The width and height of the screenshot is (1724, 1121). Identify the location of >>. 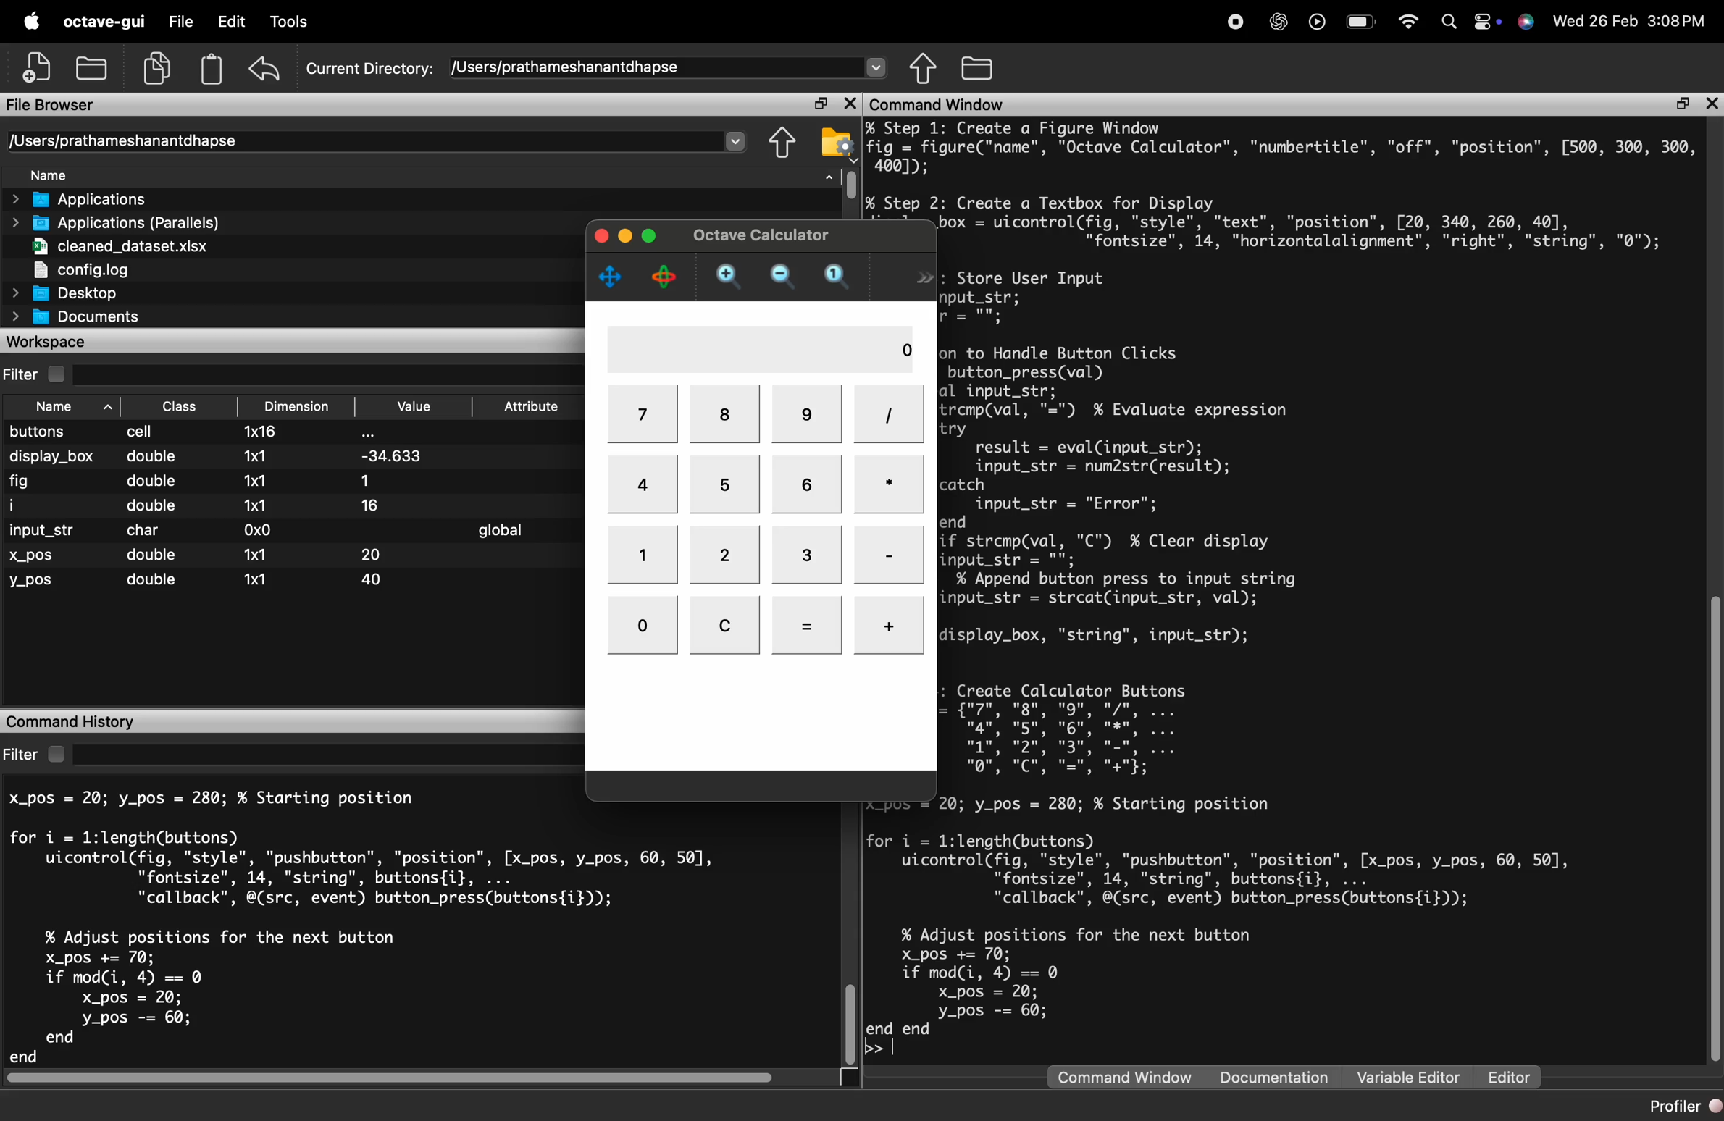
(919, 276).